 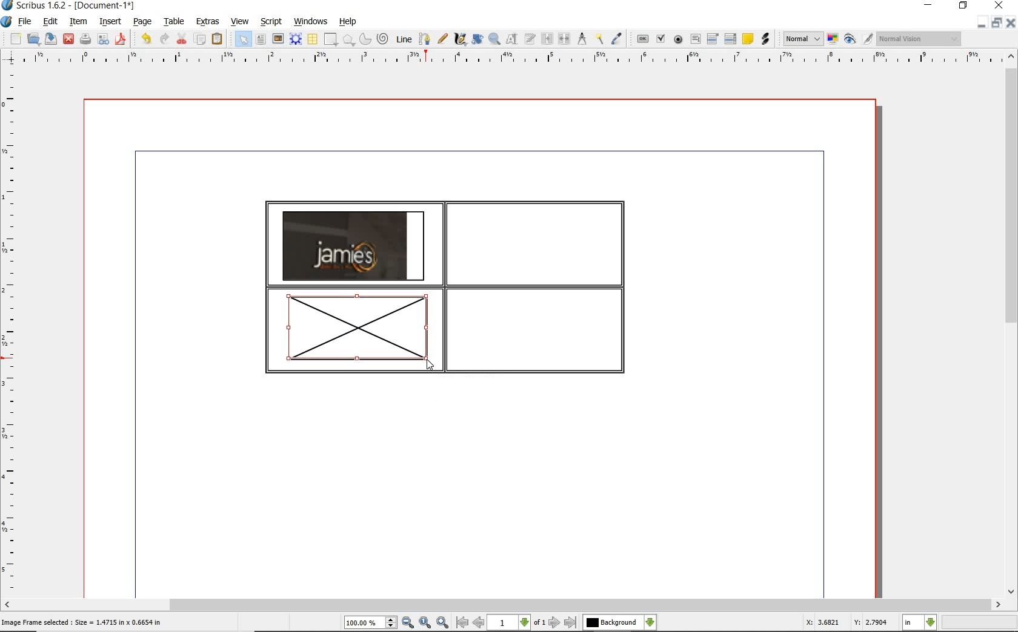 What do you see at coordinates (834, 40) in the screenshot?
I see `toggle color management system` at bounding box center [834, 40].